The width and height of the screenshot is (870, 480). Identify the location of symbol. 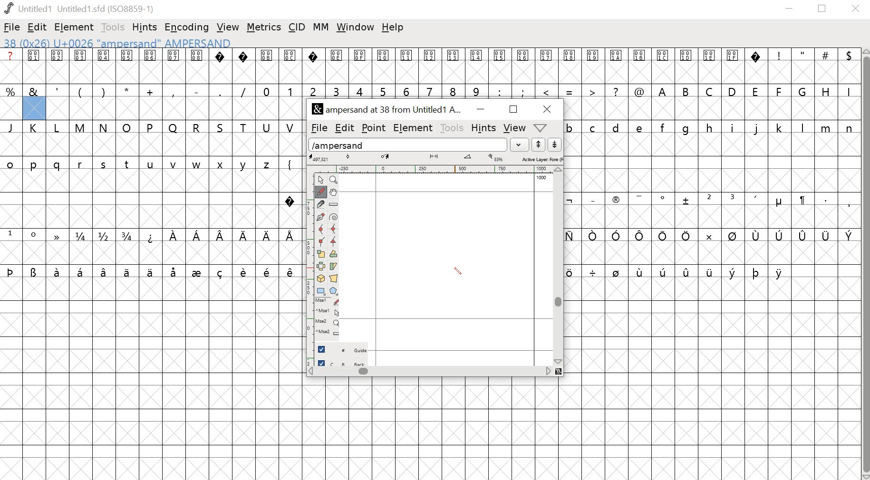
(105, 271).